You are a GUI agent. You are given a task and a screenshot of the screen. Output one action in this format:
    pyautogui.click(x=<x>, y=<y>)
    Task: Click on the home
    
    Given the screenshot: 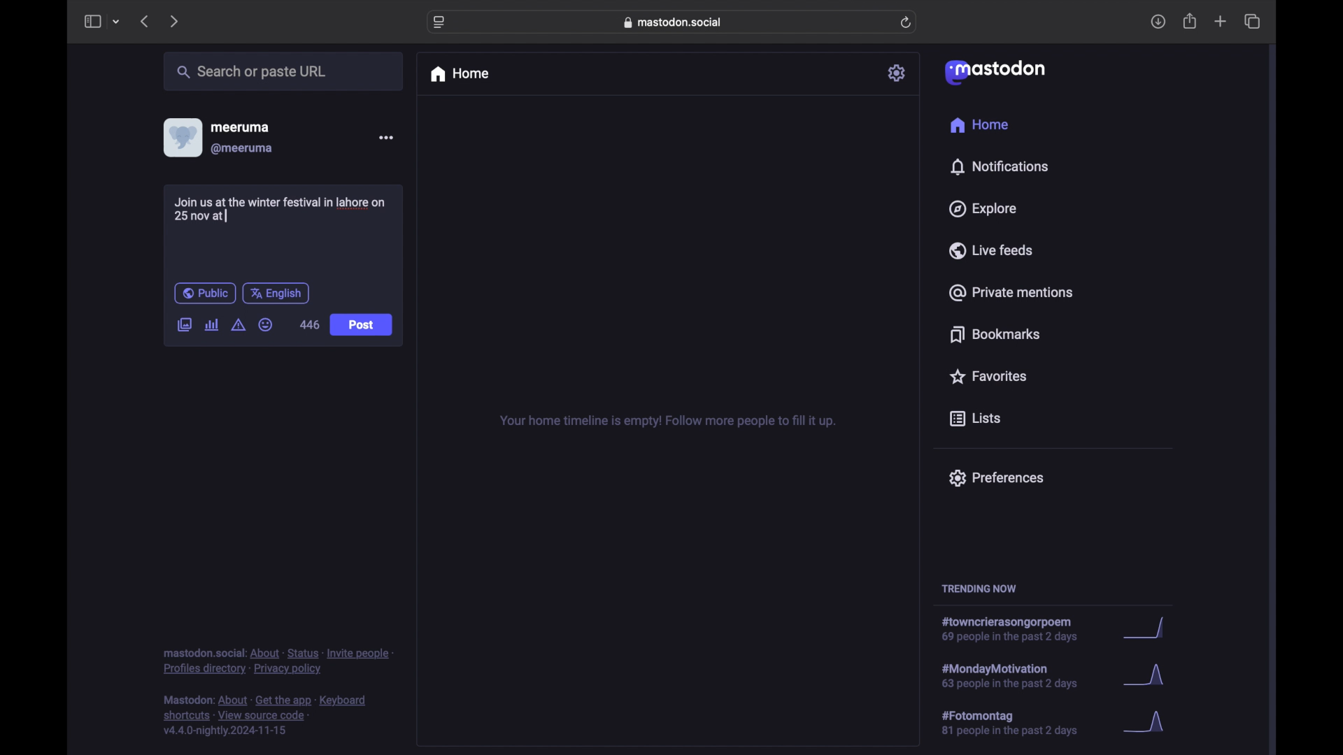 What is the action you would take?
    pyautogui.click(x=979, y=125)
    